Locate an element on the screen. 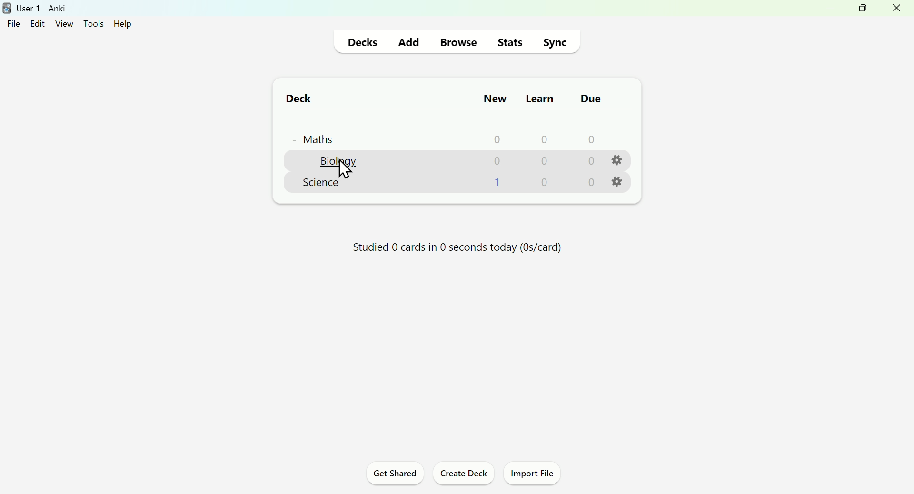  Sync is located at coordinates (555, 42).